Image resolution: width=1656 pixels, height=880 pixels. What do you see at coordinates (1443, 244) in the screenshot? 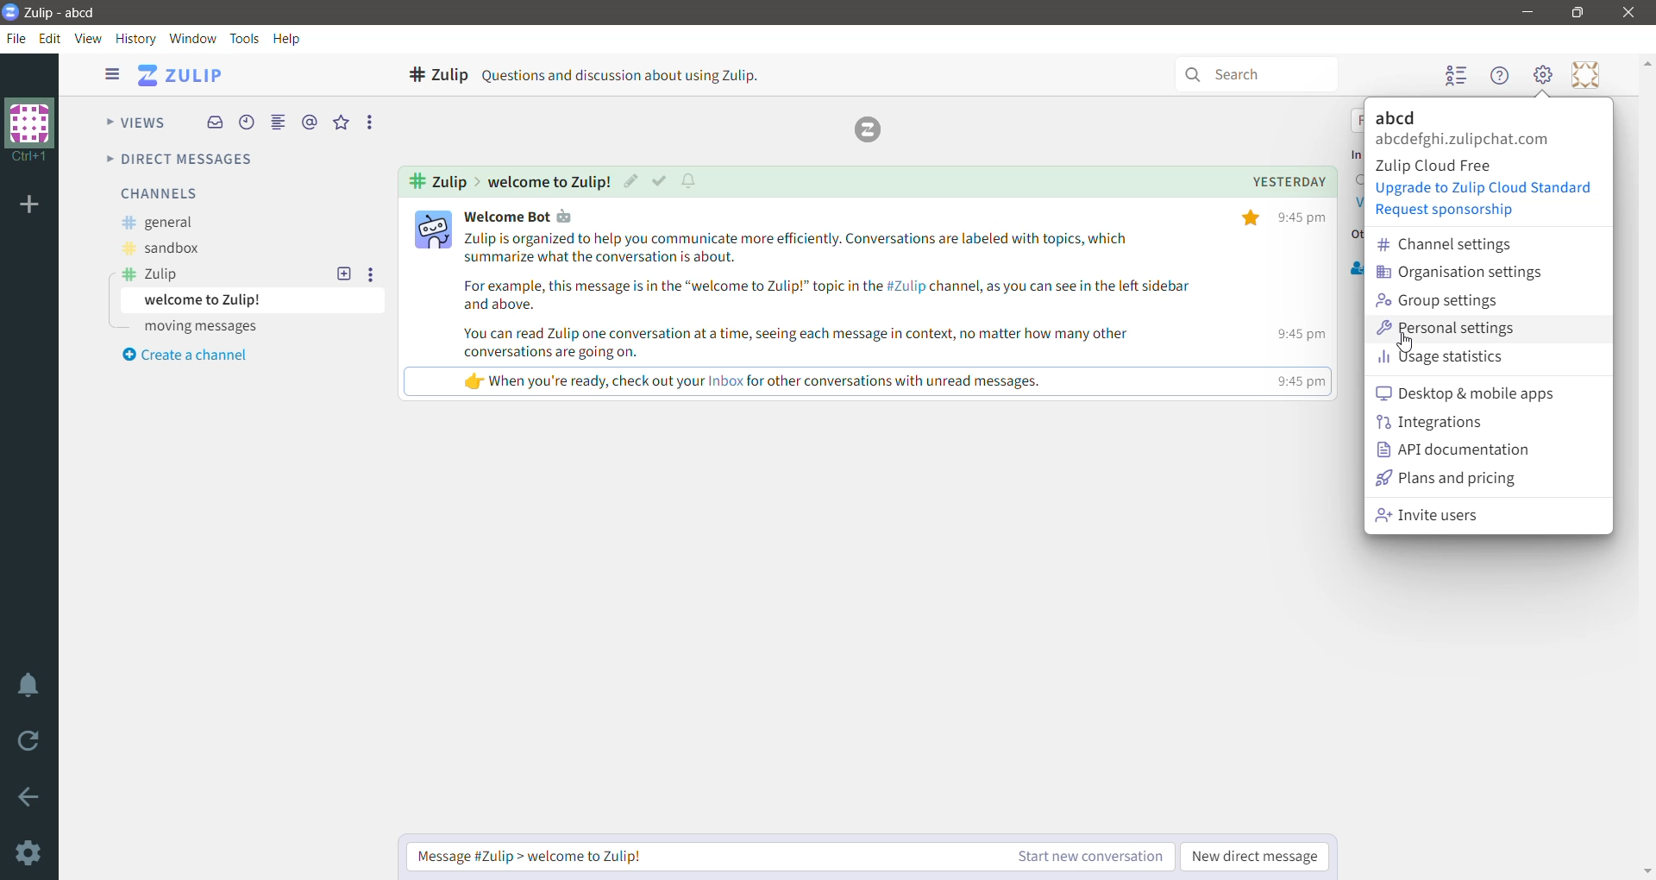
I see `Channel settings` at bounding box center [1443, 244].